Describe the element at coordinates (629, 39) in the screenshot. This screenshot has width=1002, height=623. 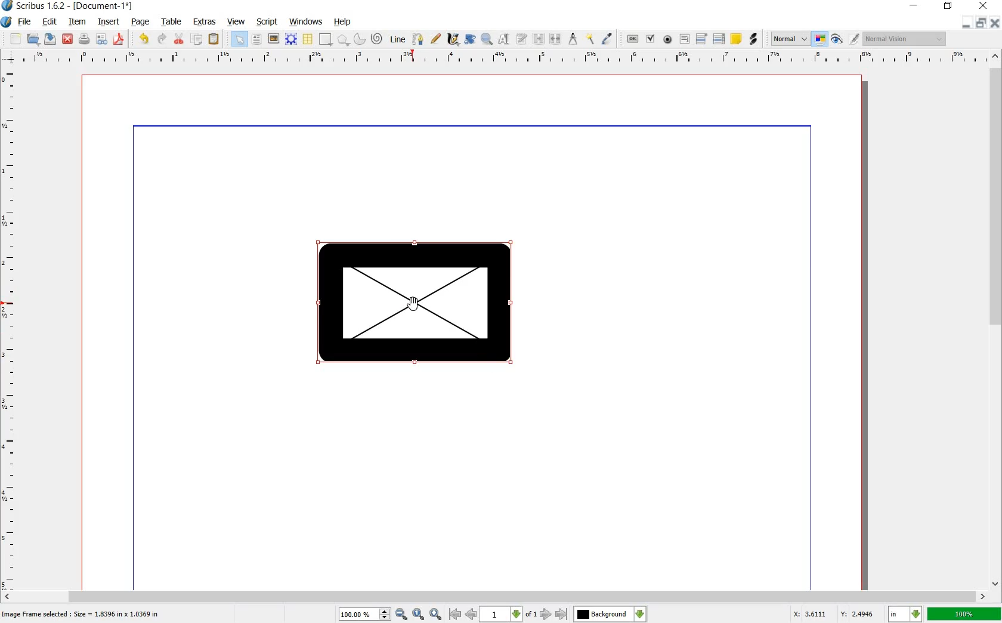
I see `pdf push button` at that location.